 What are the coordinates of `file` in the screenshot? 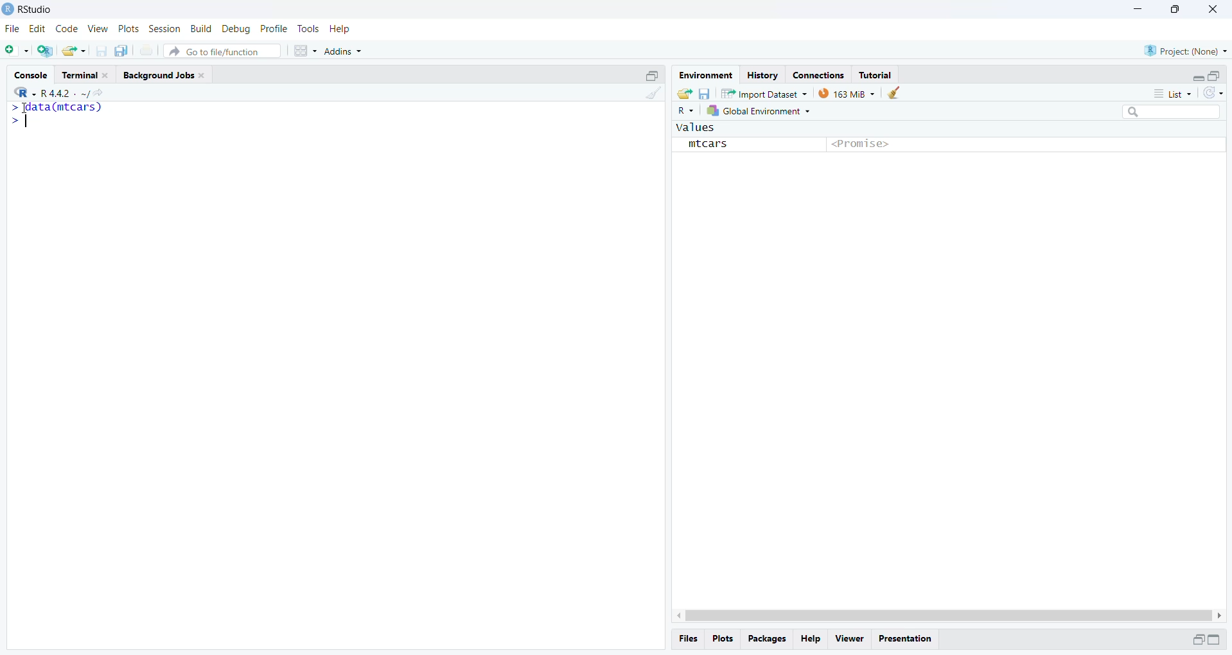 It's located at (13, 29).